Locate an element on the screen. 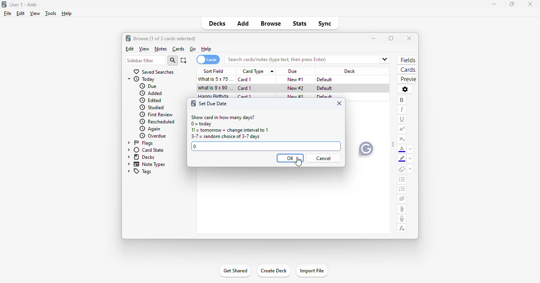 This screenshot has height=283, width=540. cards is located at coordinates (179, 49).